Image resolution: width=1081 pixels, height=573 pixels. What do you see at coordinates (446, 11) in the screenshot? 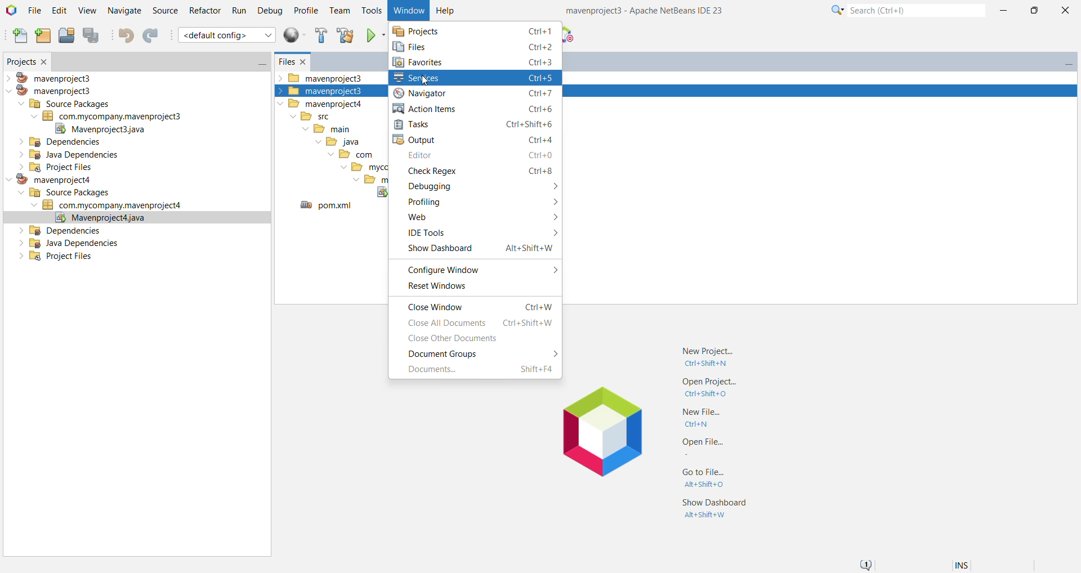
I see `Help` at bounding box center [446, 11].